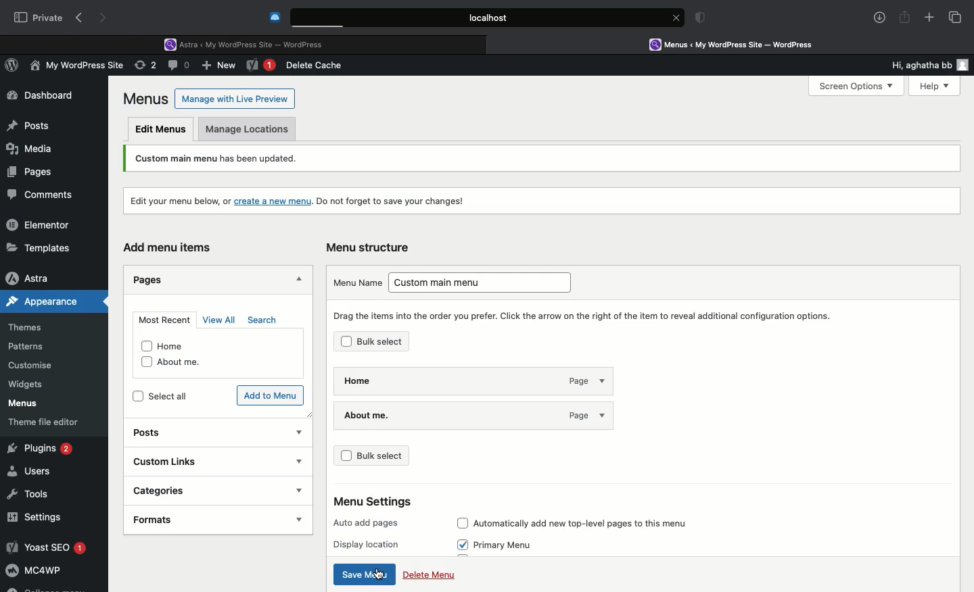 This screenshot has height=592, width=974. Describe the element at coordinates (149, 282) in the screenshot. I see `Pages` at that location.